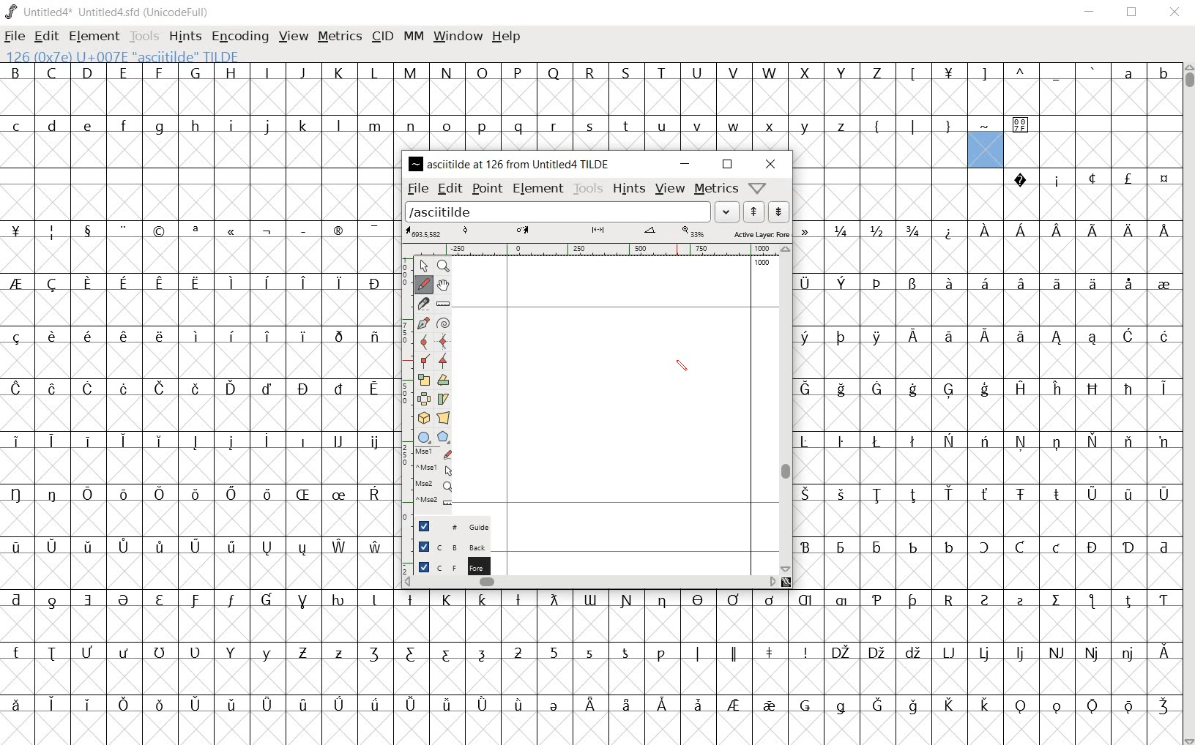 This screenshot has width=1195, height=745. What do you see at coordinates (728, 165) in the screenshot?
I see `restore` at bounding box center [728, 165].